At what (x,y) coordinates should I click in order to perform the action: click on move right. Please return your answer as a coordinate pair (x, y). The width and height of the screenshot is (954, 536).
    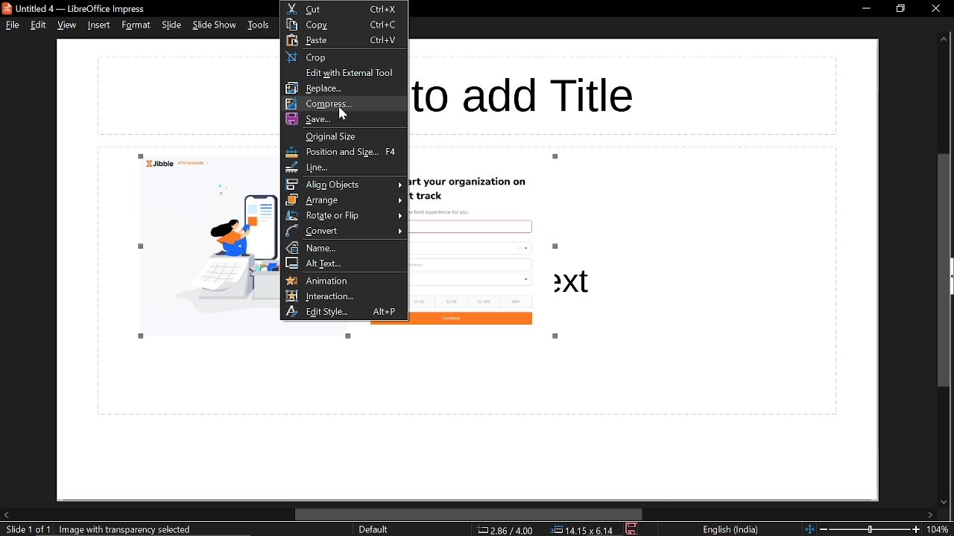
    Looking at the image, I should click on (930, 516).